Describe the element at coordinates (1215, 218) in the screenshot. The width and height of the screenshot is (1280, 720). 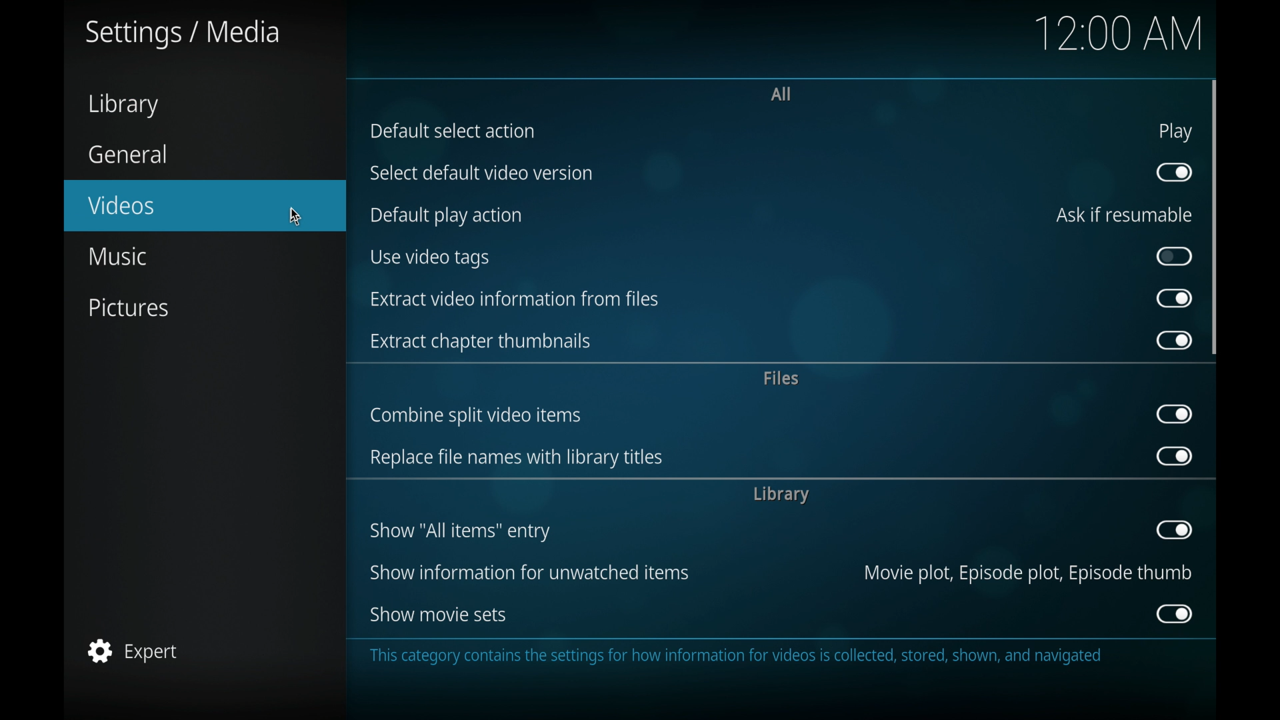
I see `scroll box` at that location.